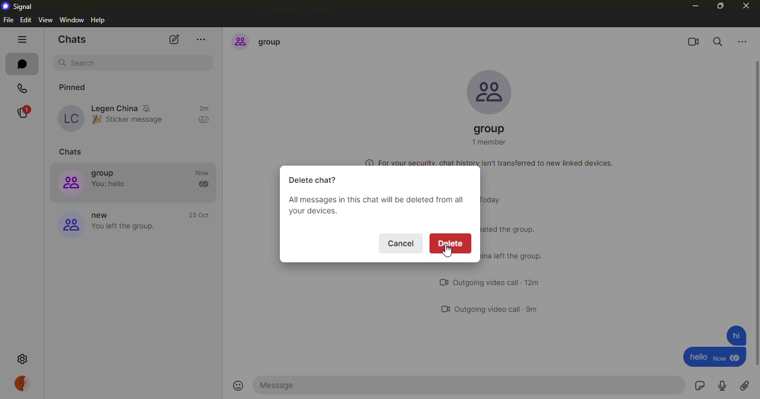  I want to click on status message, so click(516, 258).